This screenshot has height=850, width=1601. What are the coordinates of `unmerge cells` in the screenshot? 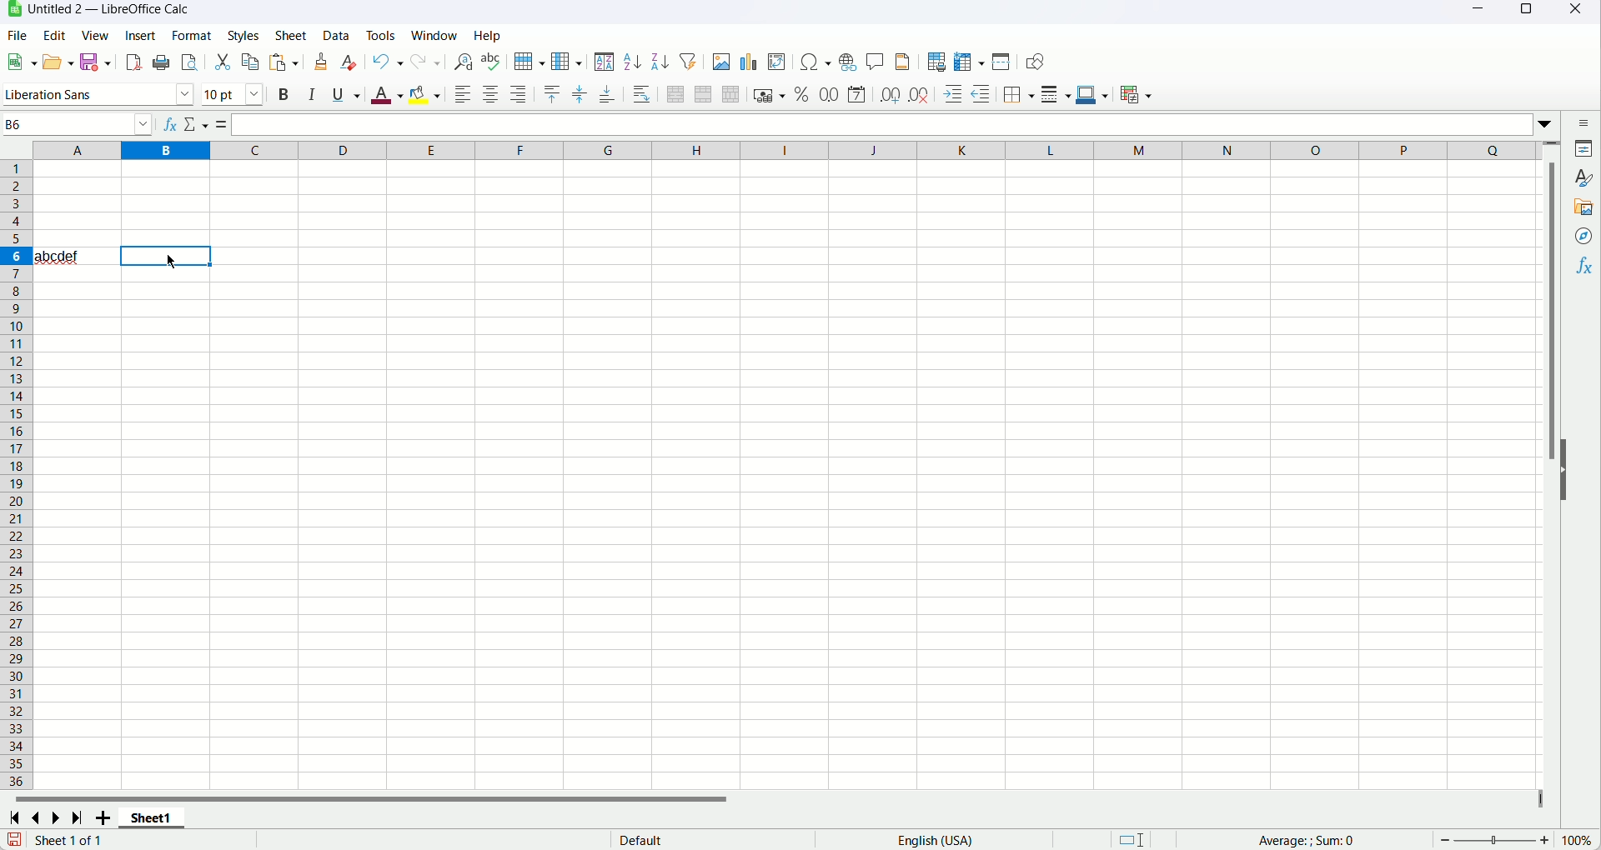 It's located at (731, 96).